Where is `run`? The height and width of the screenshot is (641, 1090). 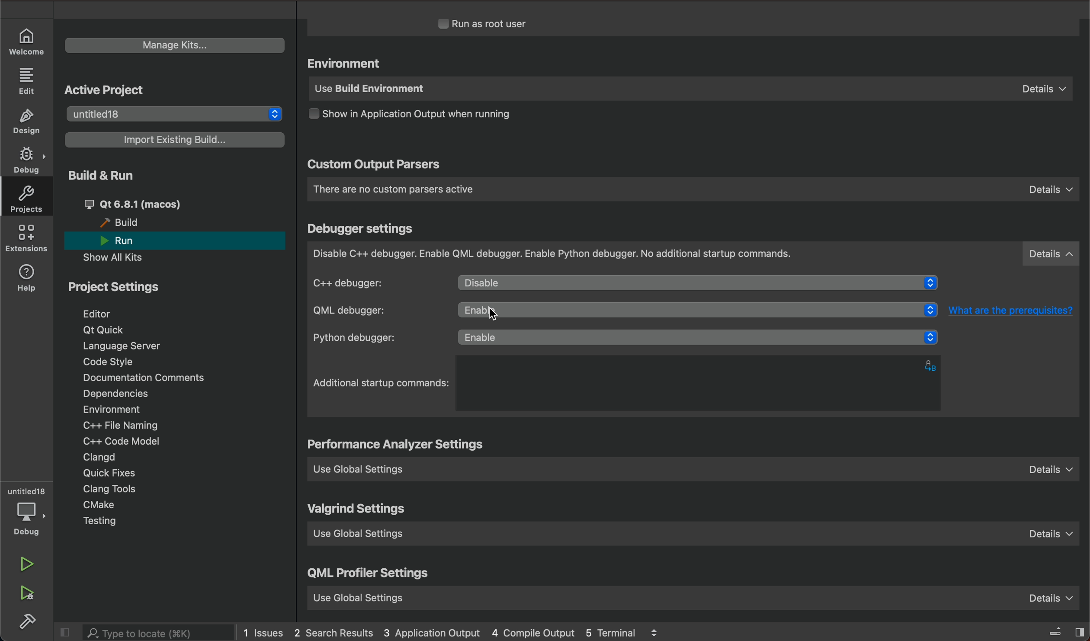 run is located at coordinates (126, 241).